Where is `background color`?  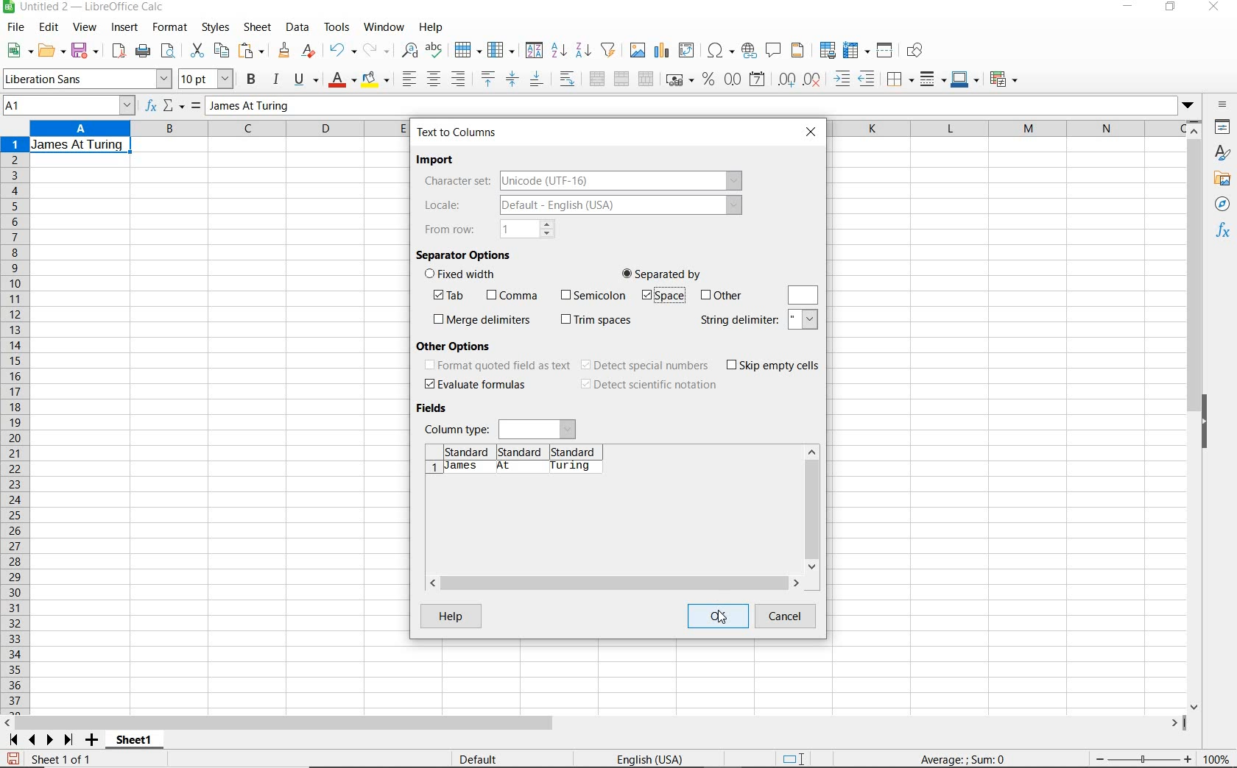
background color is located at coordinates (376, 79).